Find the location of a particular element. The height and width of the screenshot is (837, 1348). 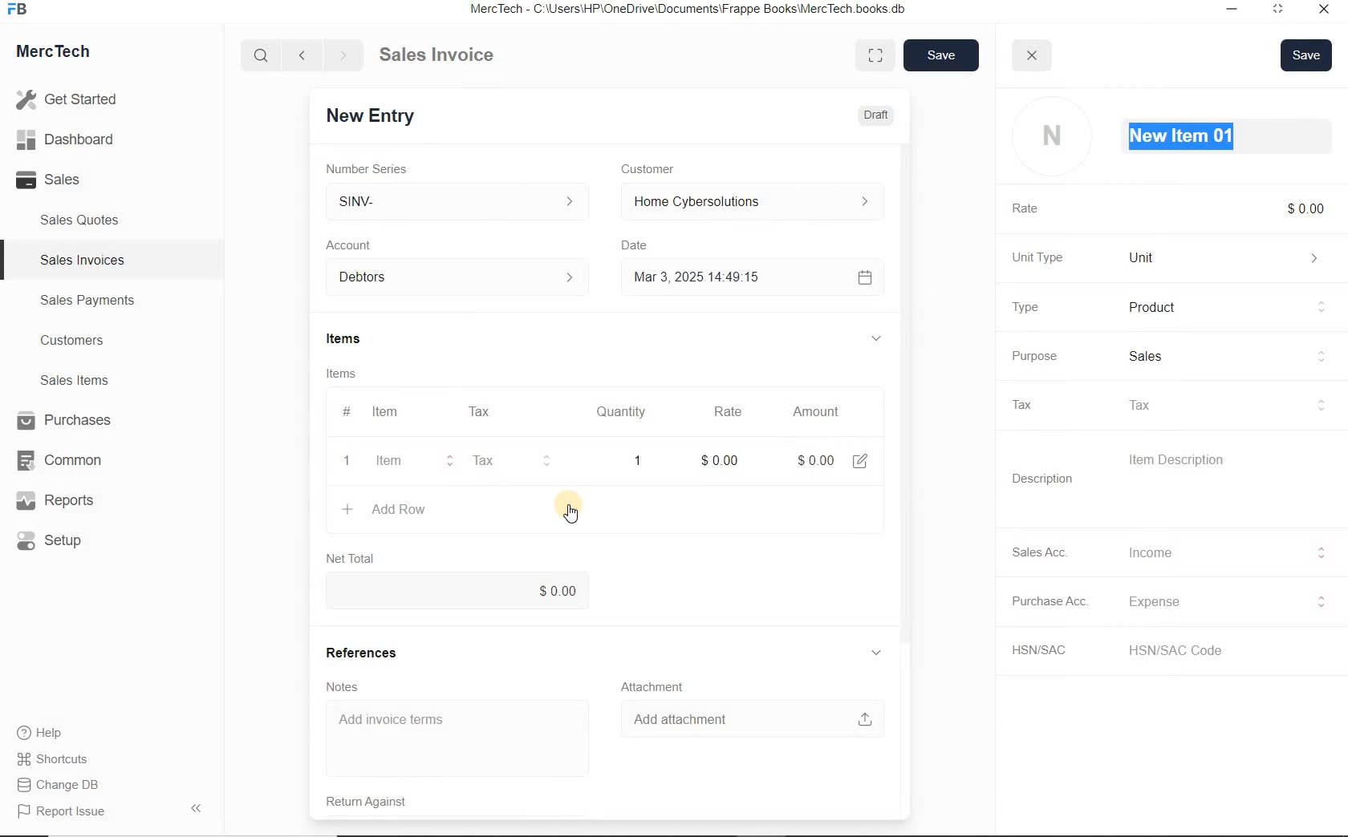

Go back is located at coordinates (304, 55).